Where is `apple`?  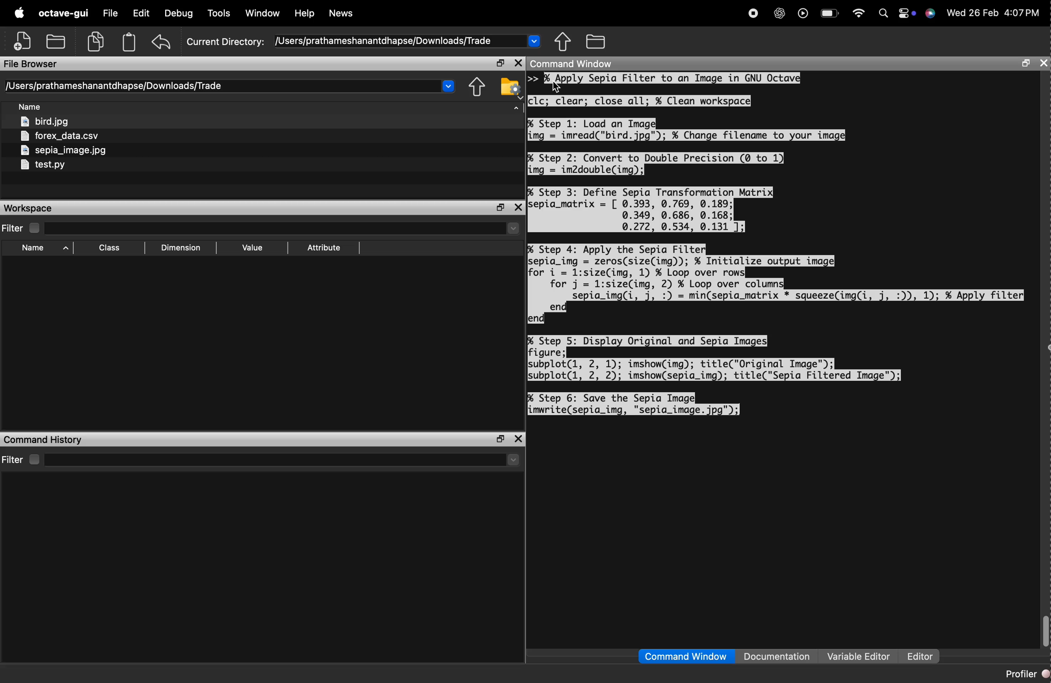 apple is located at coordinates (19, 12).